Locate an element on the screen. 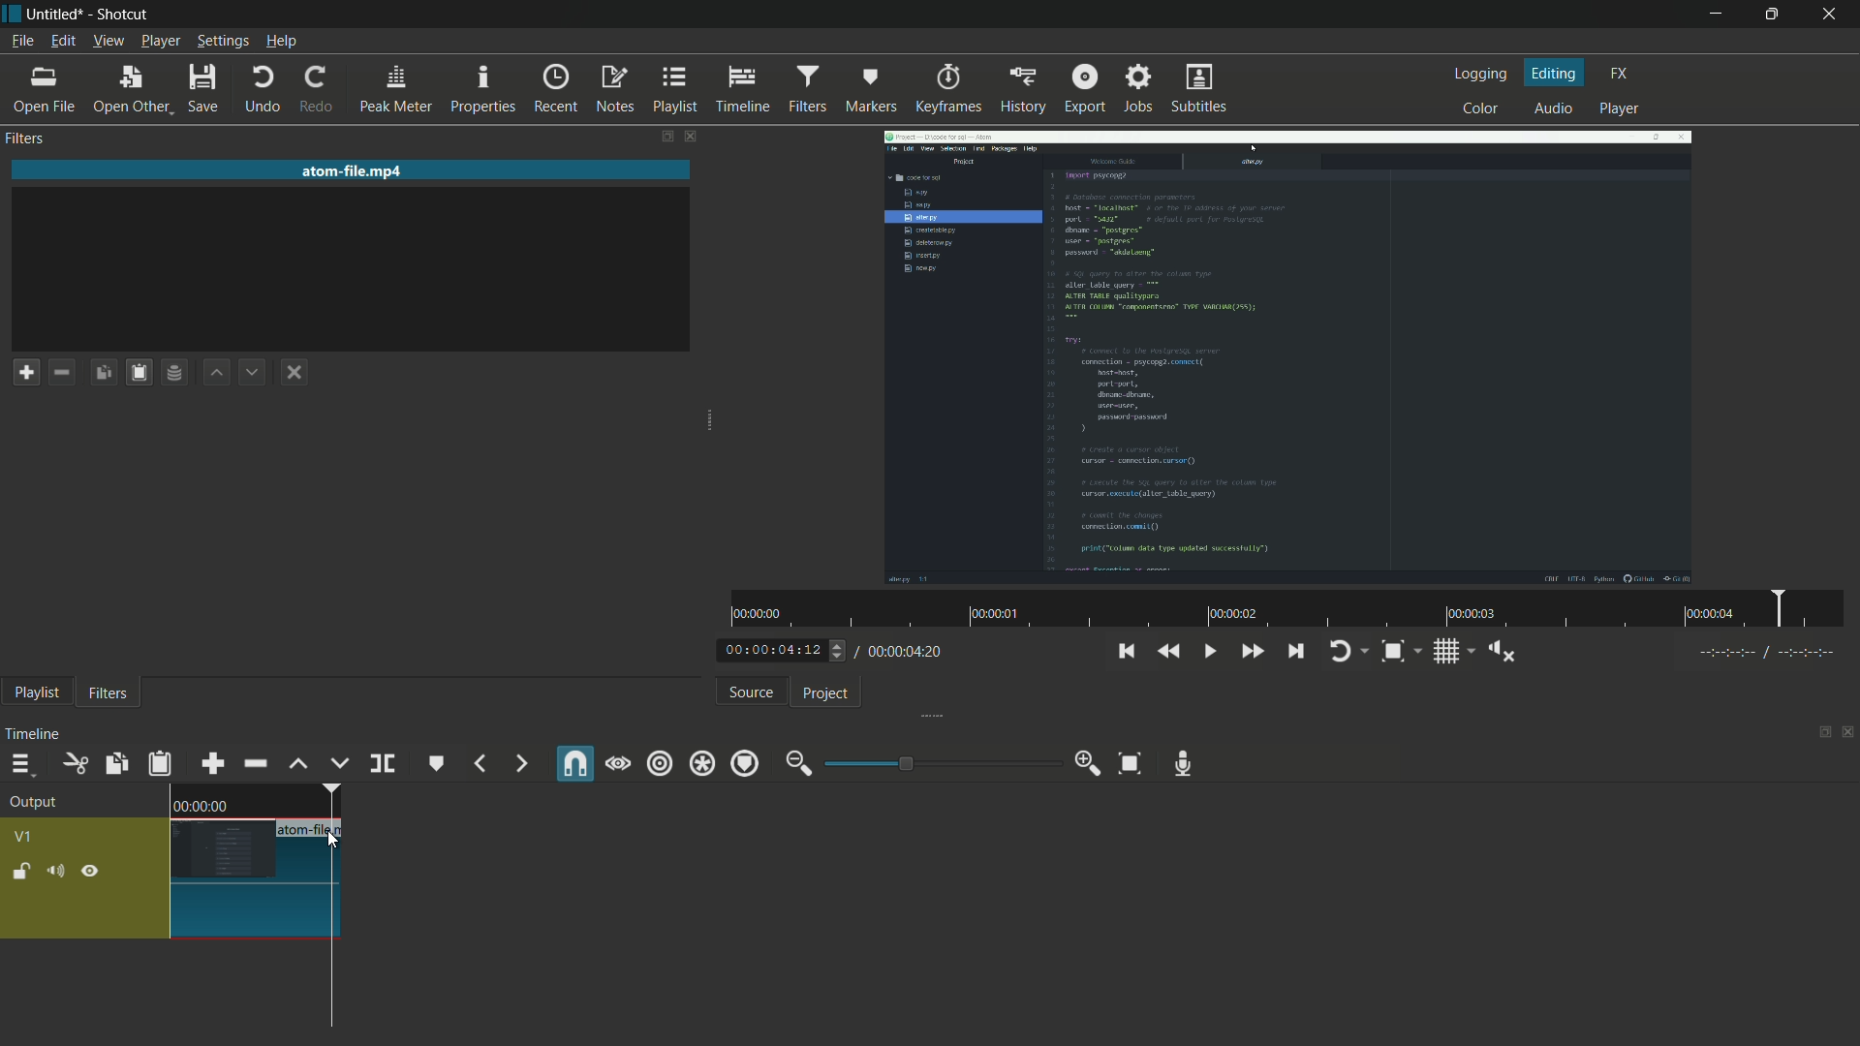 The width and height of the screenshot is (1860, 1046). zoom out is located at coordinates (800, 765).